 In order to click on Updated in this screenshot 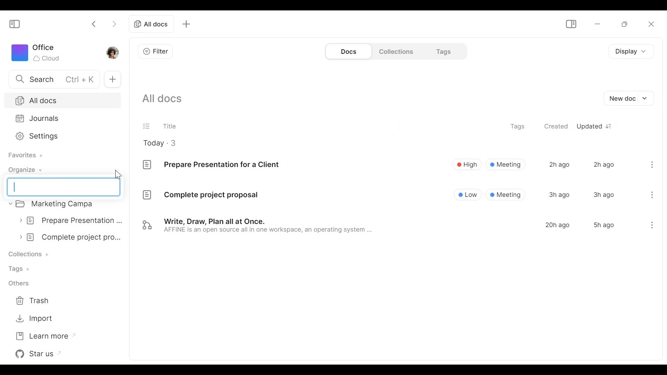, I will do `click(589, 126)`.